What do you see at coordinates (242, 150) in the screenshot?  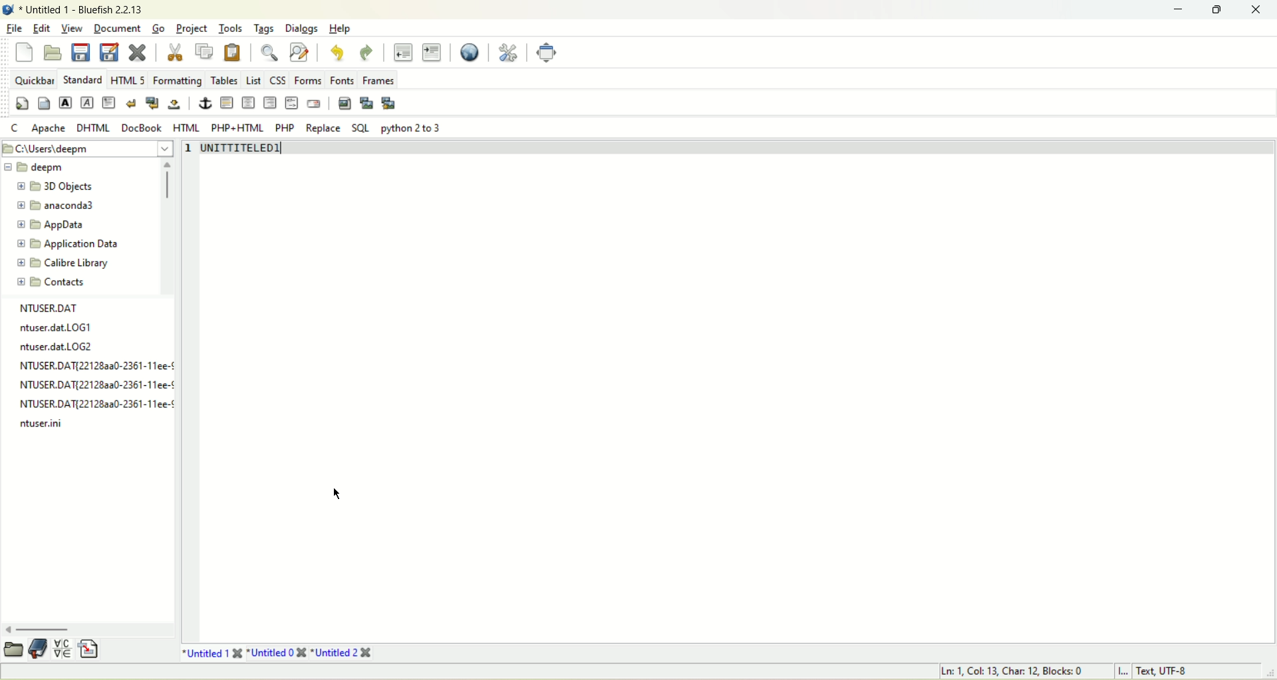 I see `text` at bounding box center [242, 150].